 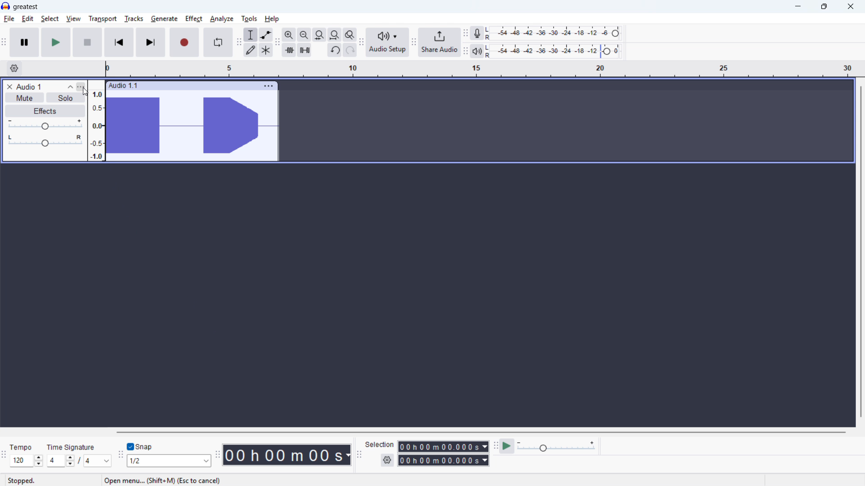 I want to click on waveform, so click(x=191, y=126).